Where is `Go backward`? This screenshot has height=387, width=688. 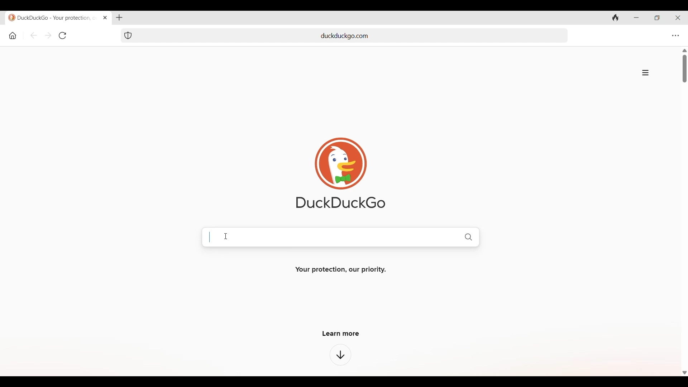
Go backward is located at coordinates (33, 35).